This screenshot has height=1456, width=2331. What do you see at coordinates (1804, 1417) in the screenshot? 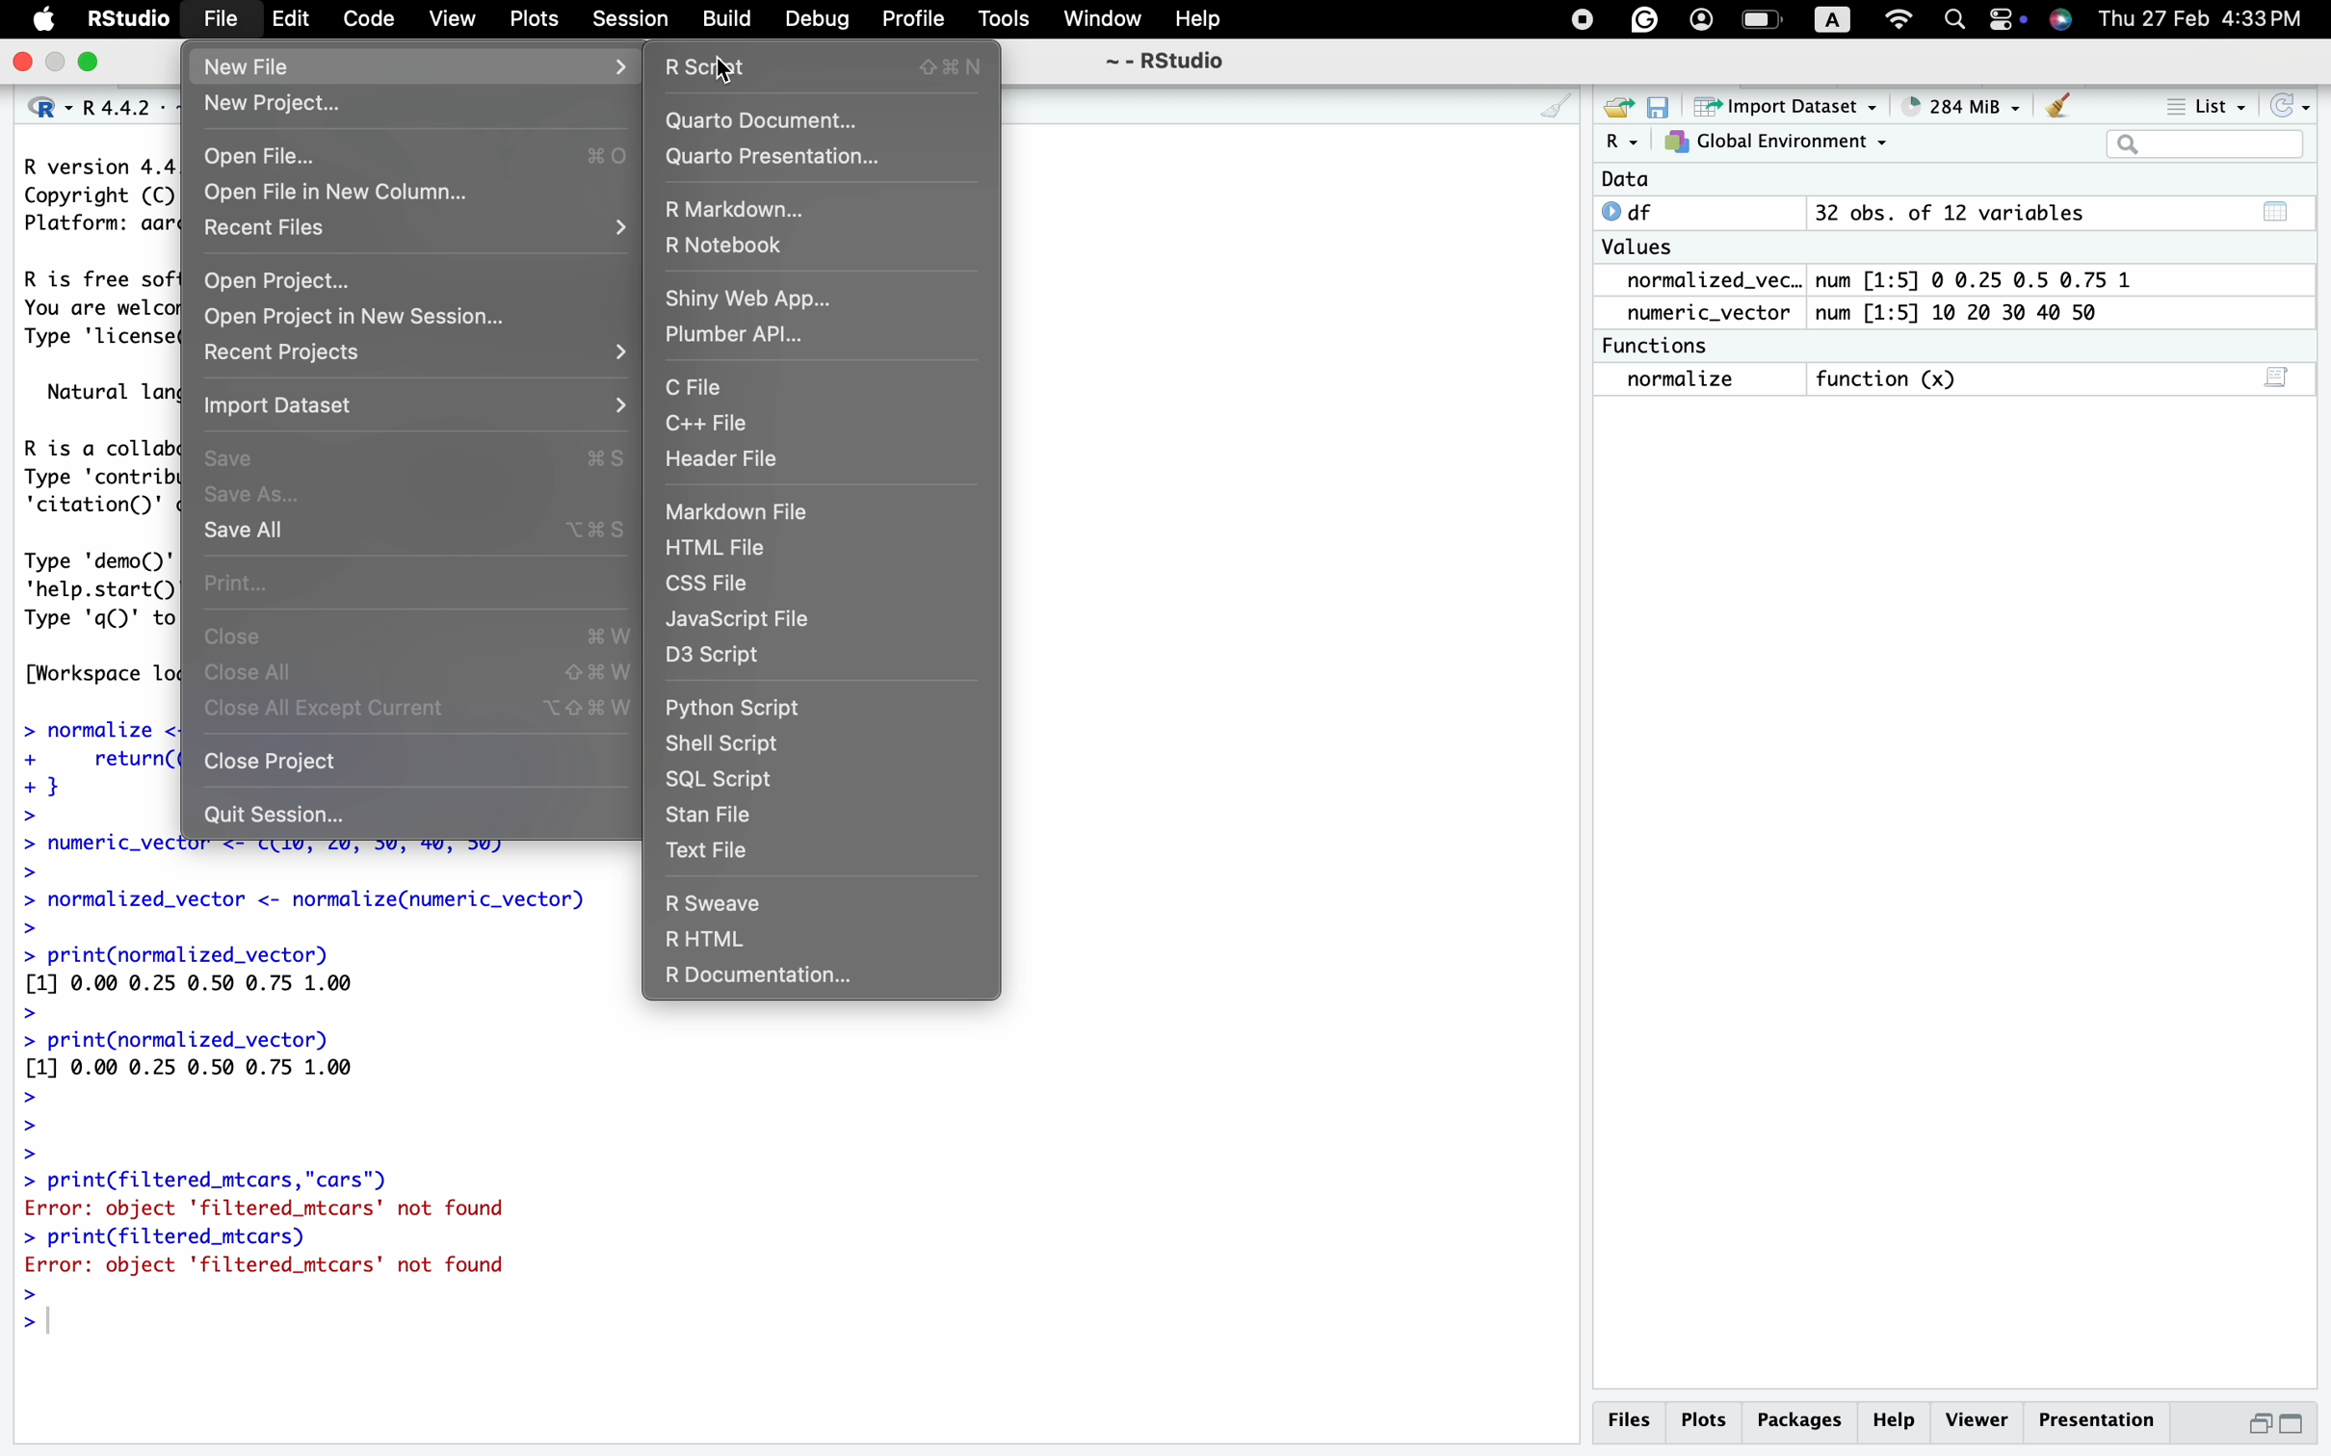
I see `packages` at bounding box center [1804, 1417].